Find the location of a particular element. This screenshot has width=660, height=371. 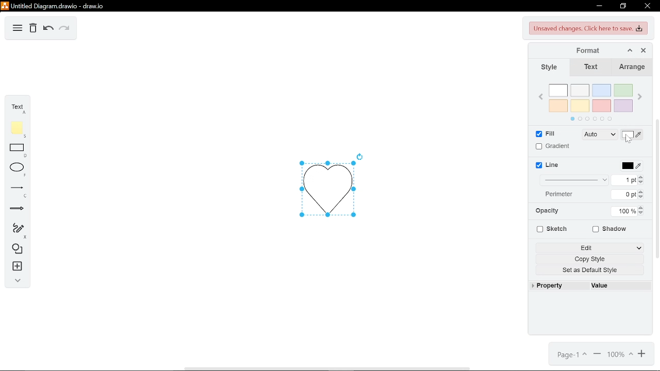

zoom in is located at coordinates (642, 354).